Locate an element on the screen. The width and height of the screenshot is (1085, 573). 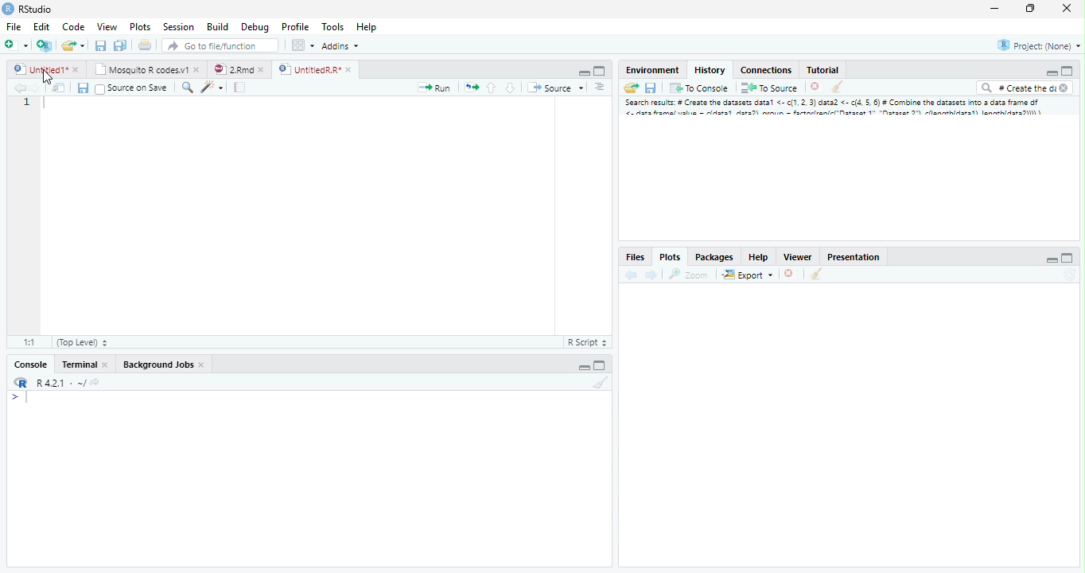
Environment is located at coordinates (651, 70).